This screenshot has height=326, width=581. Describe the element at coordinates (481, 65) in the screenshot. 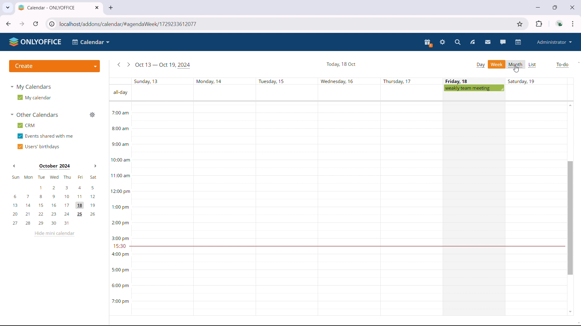

I see `day view` at that location.